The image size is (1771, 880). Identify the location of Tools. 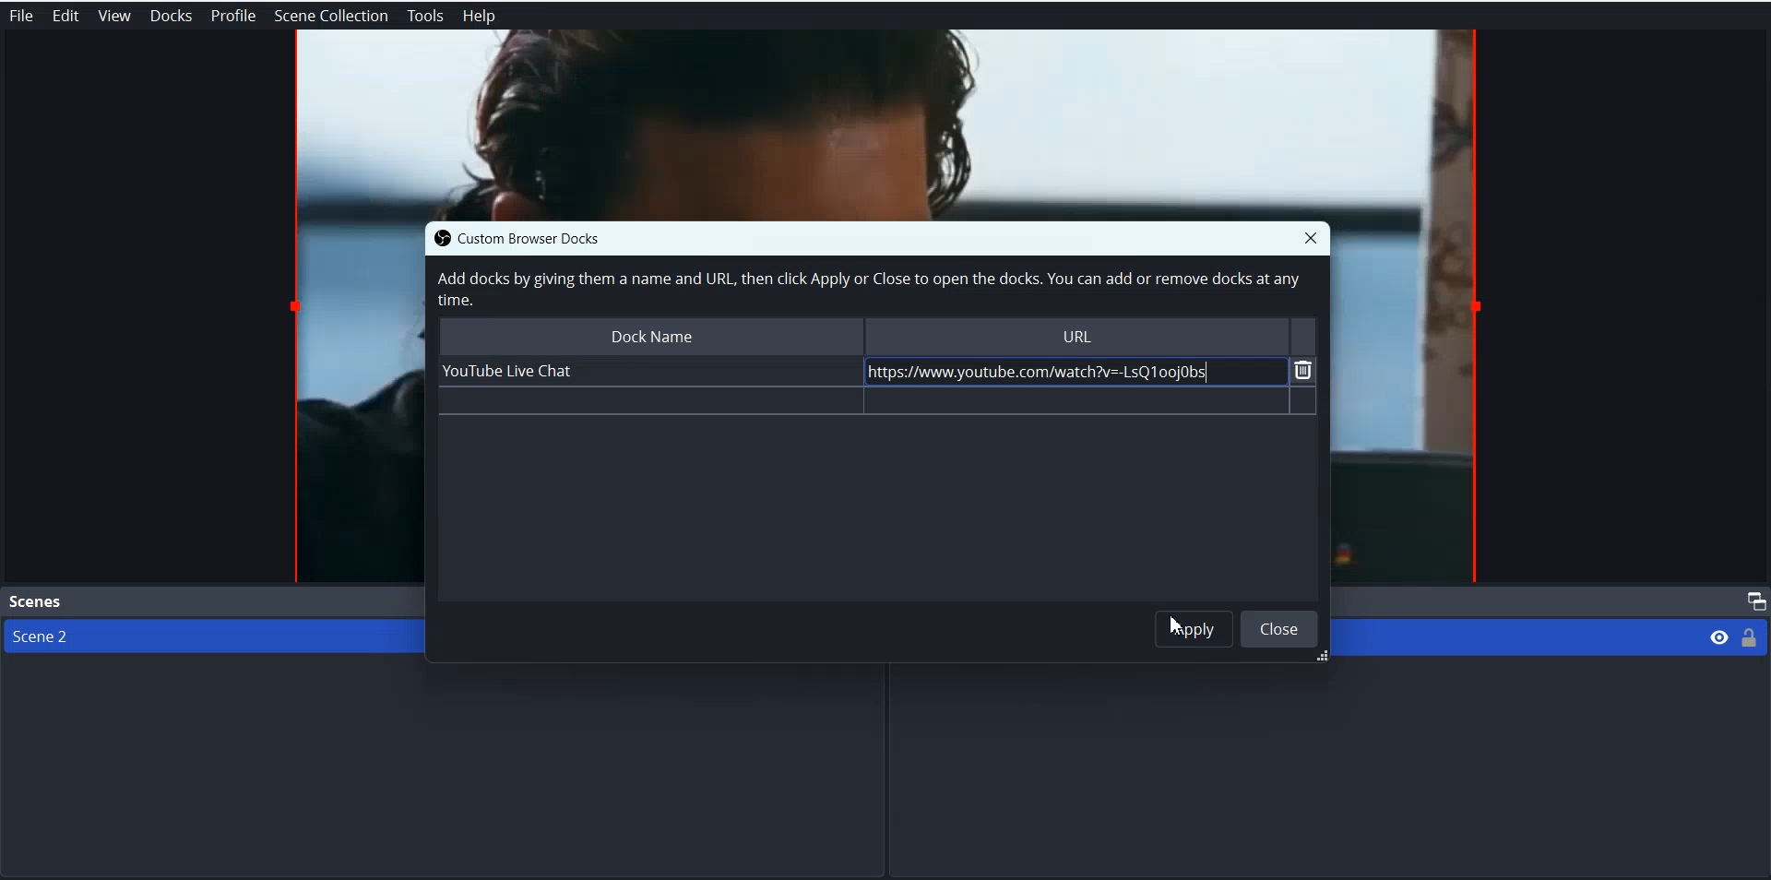
(425, 17).